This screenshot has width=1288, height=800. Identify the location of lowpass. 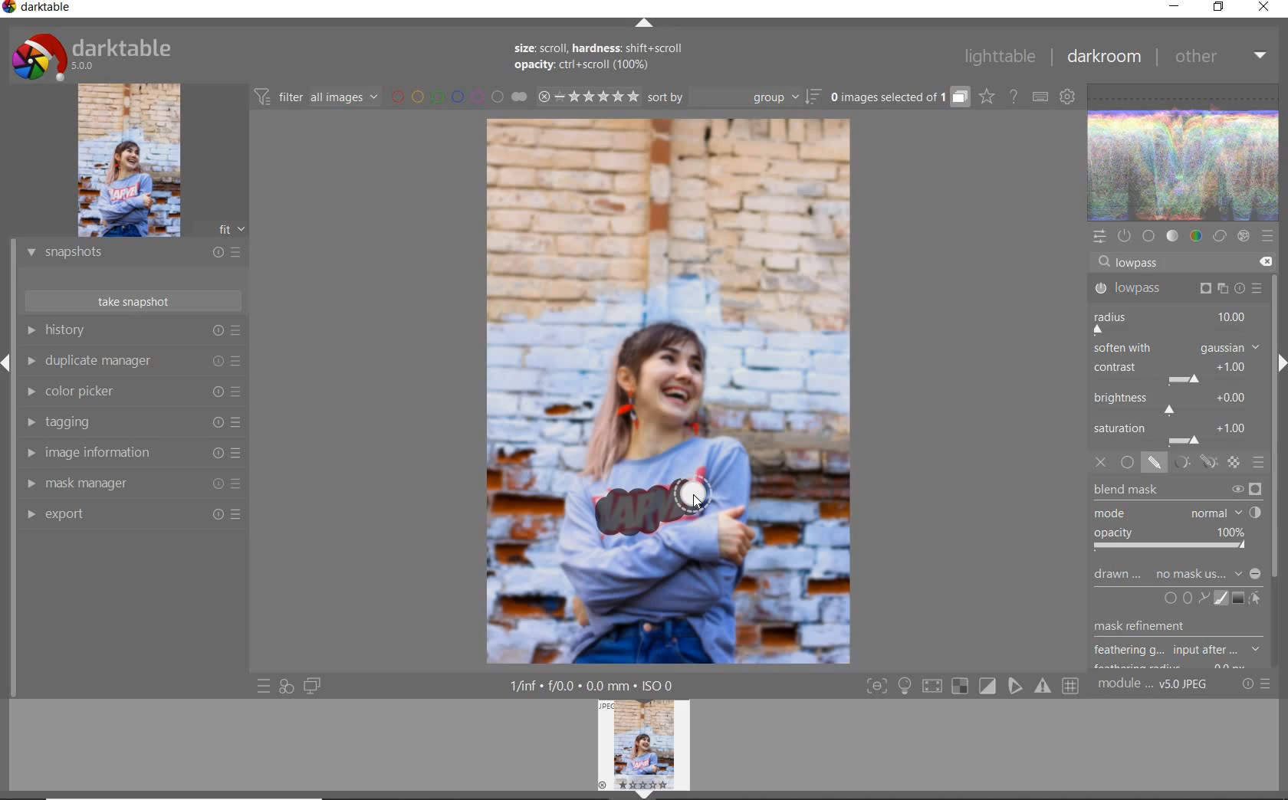
(1176, 289).